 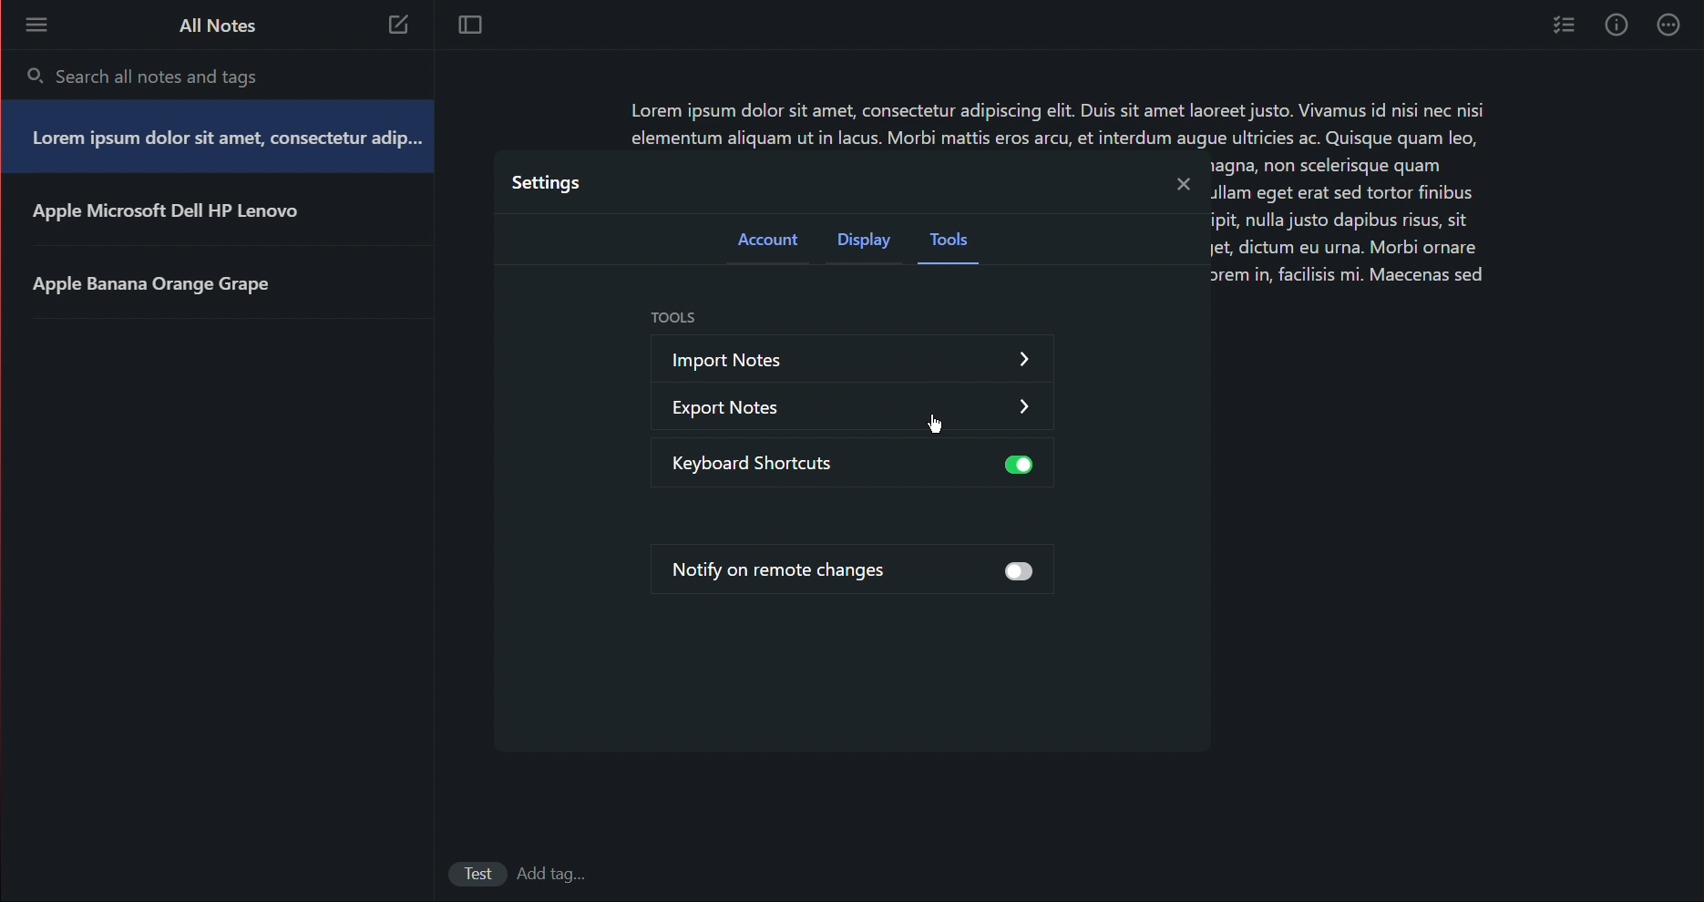 I want to click on More, so click(x=36, y=27).